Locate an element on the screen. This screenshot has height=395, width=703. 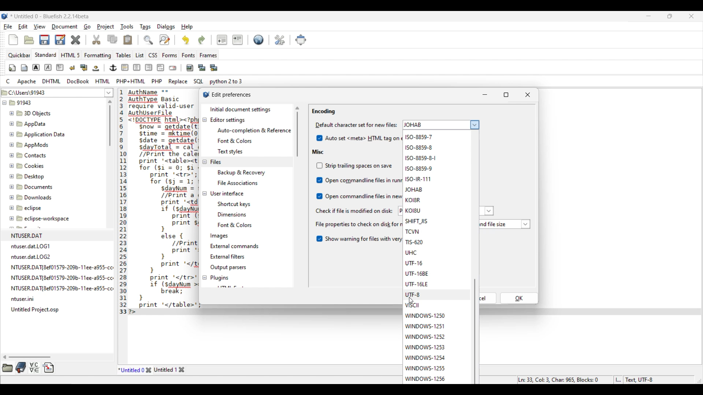
Files setting options is located at coordinates (254, 177).